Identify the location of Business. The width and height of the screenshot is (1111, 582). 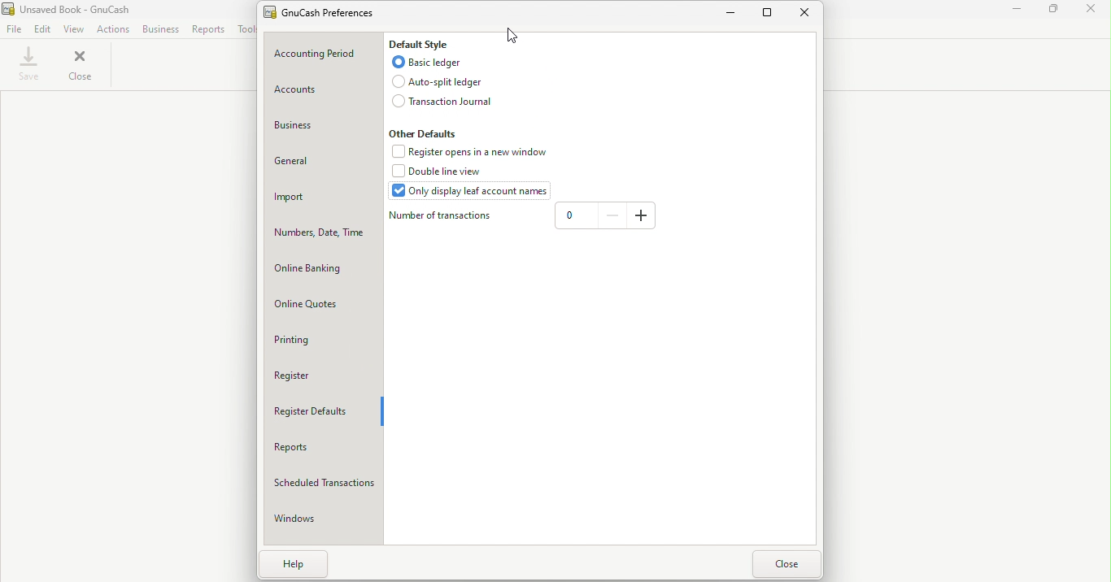
(327, 128).